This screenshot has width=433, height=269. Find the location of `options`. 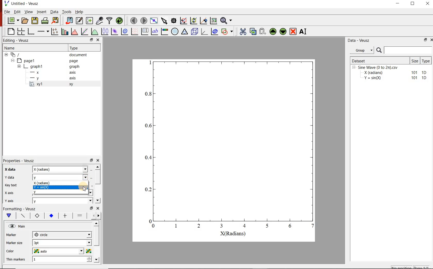

options is located at coordinates (64, 216).